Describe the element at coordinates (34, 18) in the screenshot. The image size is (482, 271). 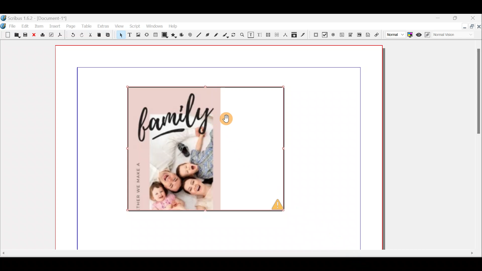
I see `Document name` at that location.